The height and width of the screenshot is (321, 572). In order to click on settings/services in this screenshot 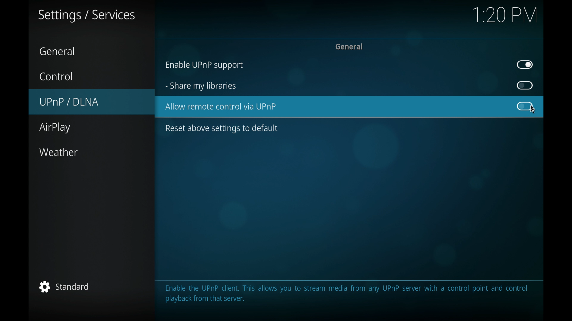, I will do `click(86, 16)`.